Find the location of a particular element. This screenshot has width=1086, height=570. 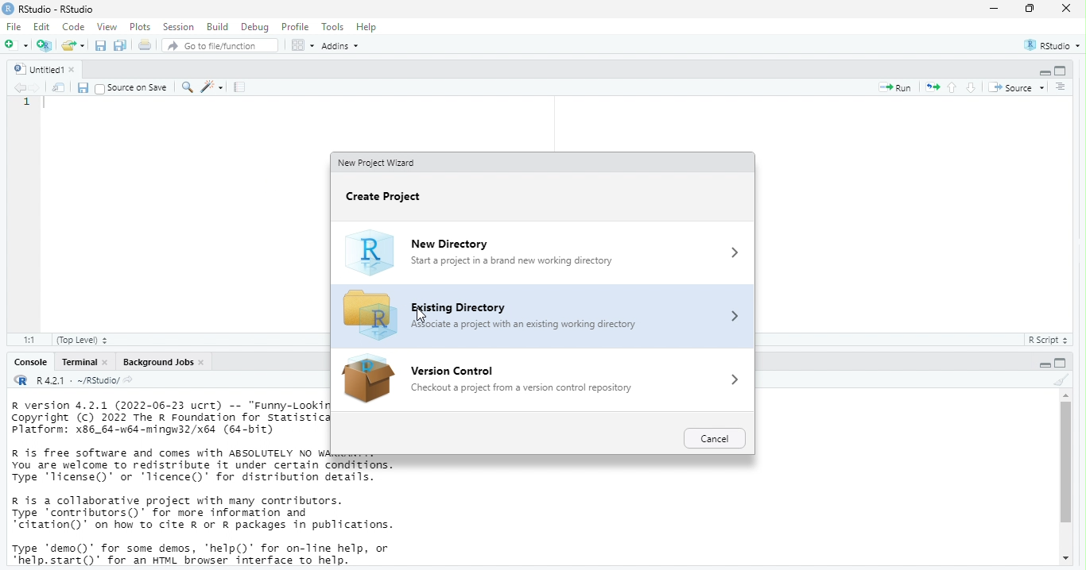

view is located at coordinates (106, 27).